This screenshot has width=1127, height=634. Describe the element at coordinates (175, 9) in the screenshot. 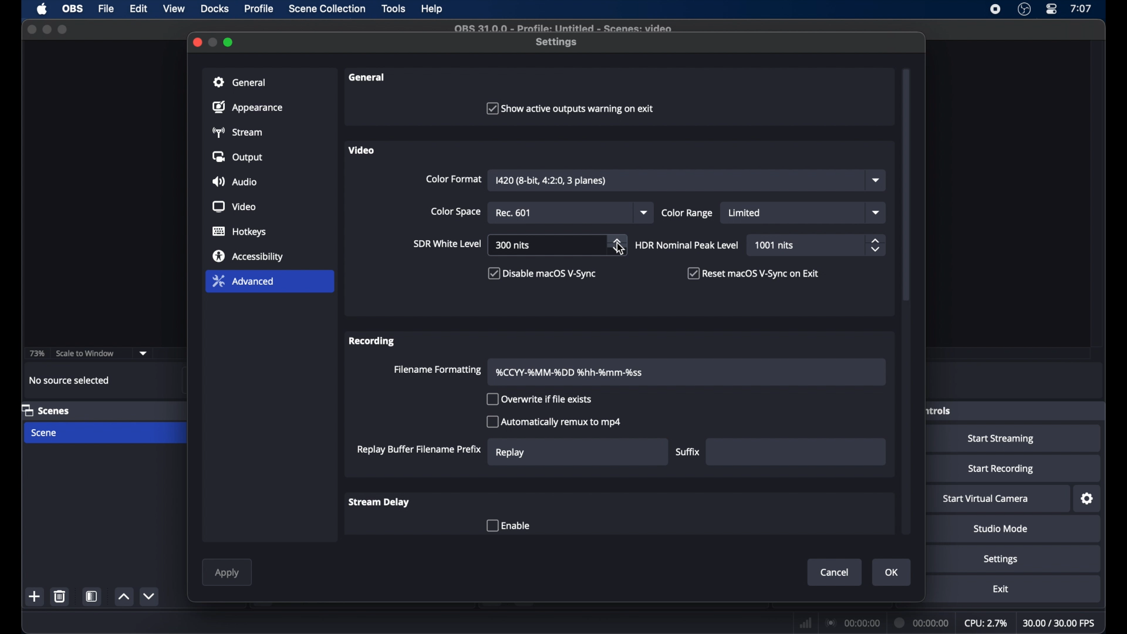

I see `view` at that location.